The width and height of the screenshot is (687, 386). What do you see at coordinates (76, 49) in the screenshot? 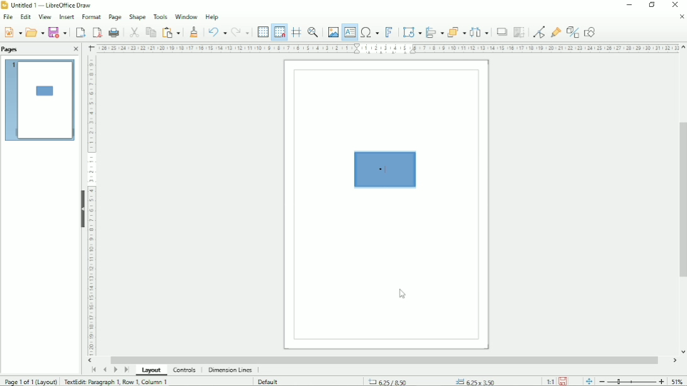
I see `Close` at bounding box center [76, 49].